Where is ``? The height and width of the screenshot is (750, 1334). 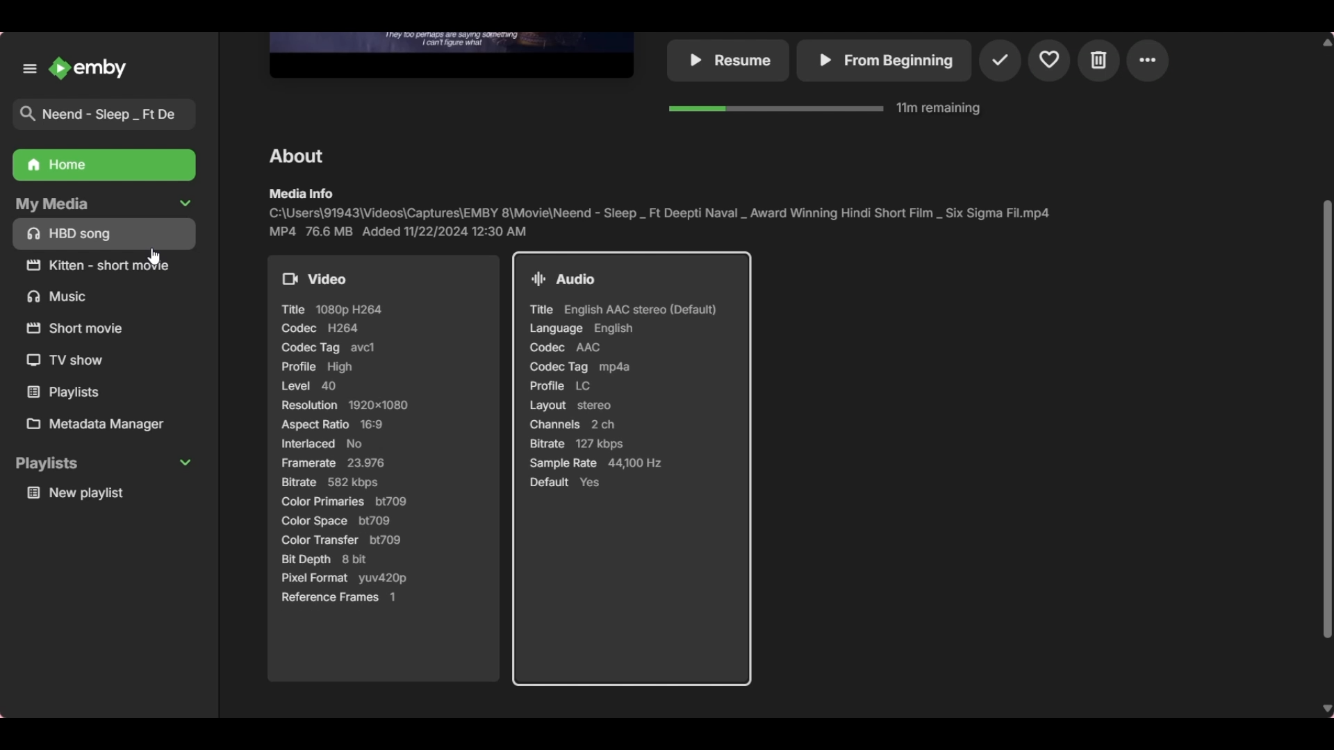
 is located at coordinates (828, 110).